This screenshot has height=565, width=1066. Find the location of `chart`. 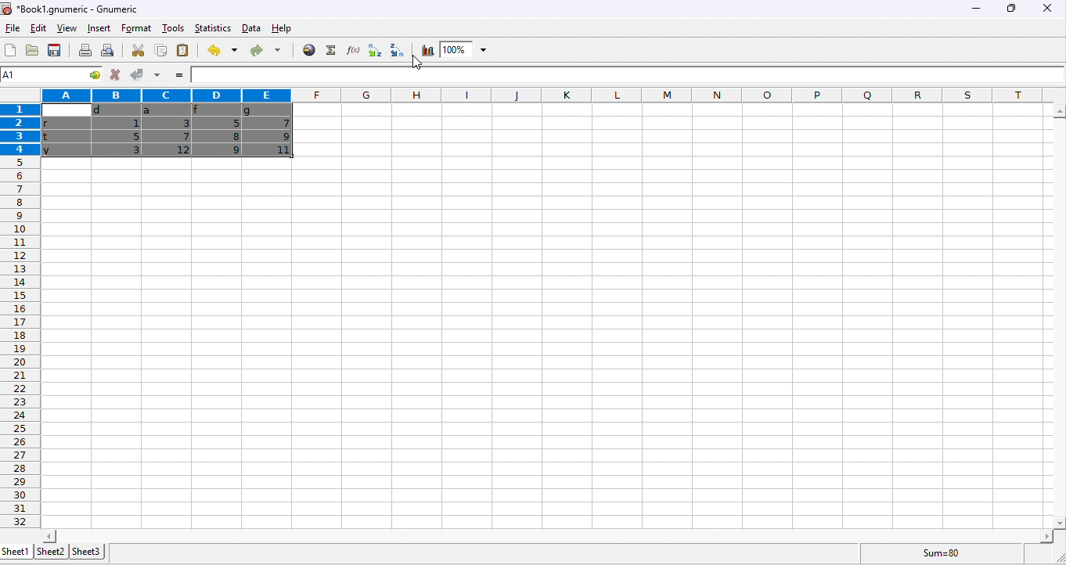

chart is located at coordinates (425, 50).